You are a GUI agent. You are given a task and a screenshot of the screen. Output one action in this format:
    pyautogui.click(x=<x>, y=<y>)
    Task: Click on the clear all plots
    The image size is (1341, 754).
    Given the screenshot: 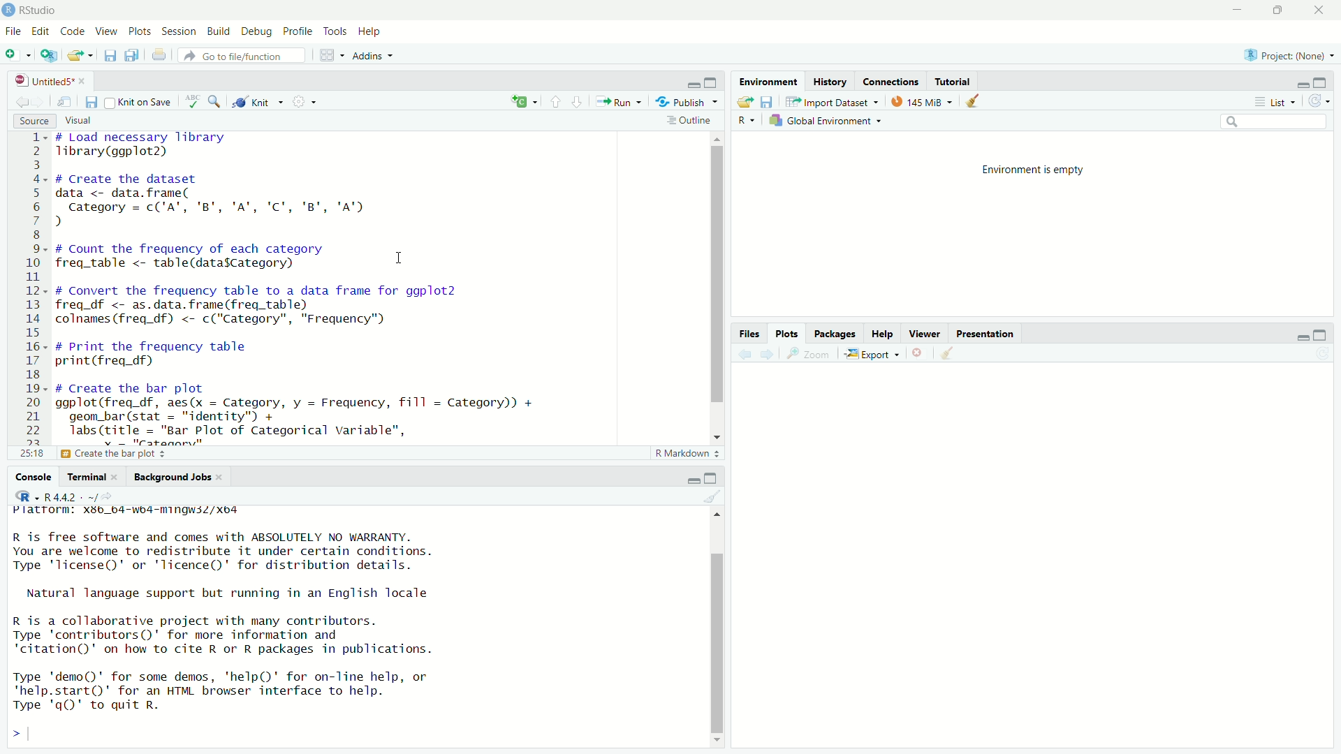 What is the action you would take?
    pyautogui.click(x=948, y=353)
    